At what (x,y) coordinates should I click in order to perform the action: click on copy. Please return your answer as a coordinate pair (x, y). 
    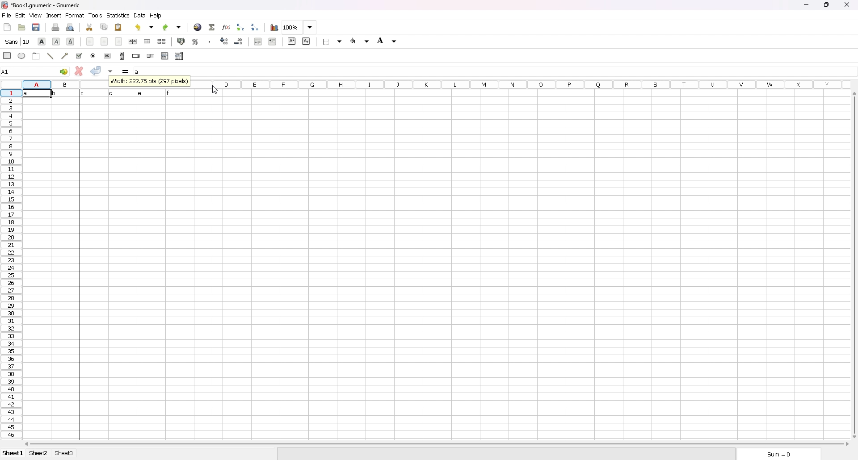
    Looking at the image, I should click on (104, 27).